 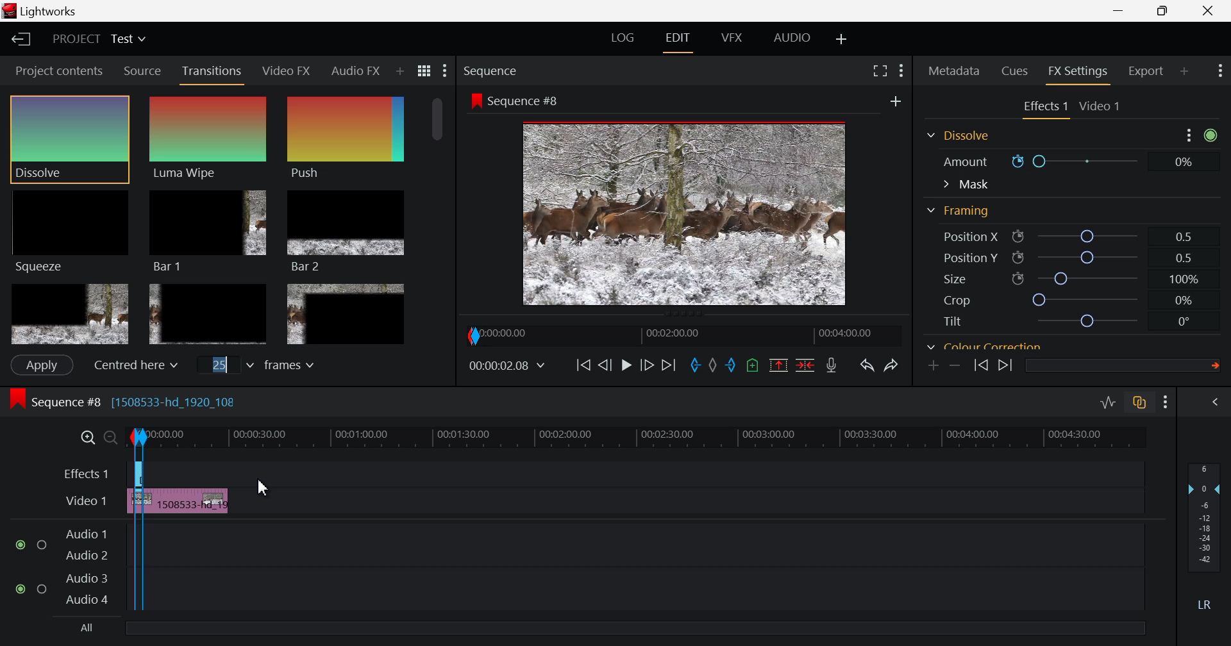 What do you see at coordinates (426, 71) in the screenshot?
I see `Toggle between list and title view` at bounding box center [426, 71].